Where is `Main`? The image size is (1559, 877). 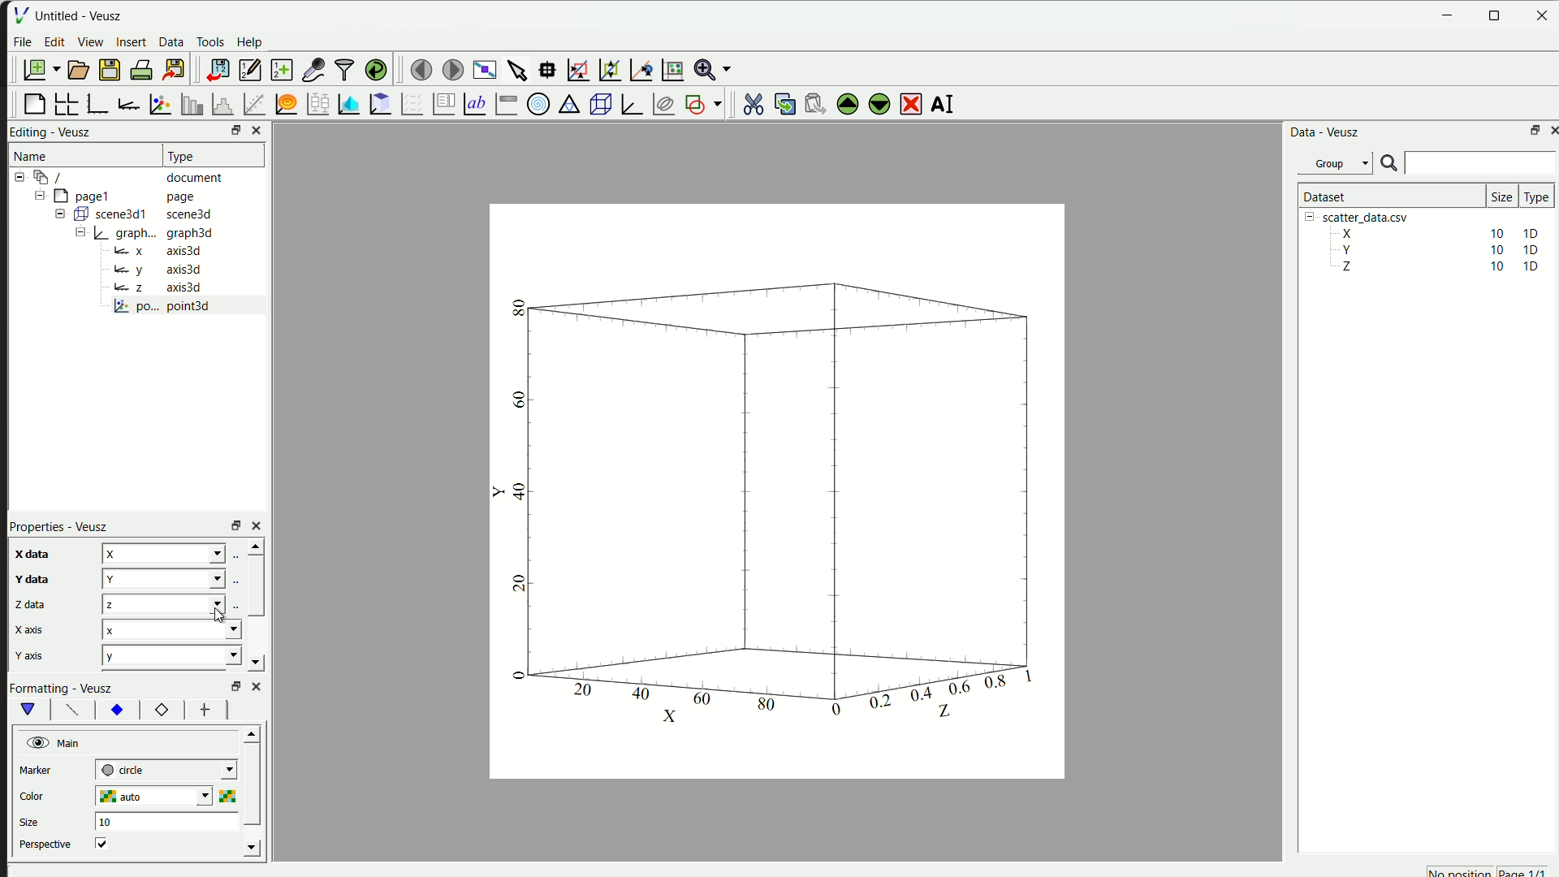 Main is located at coordinates (58, 741).